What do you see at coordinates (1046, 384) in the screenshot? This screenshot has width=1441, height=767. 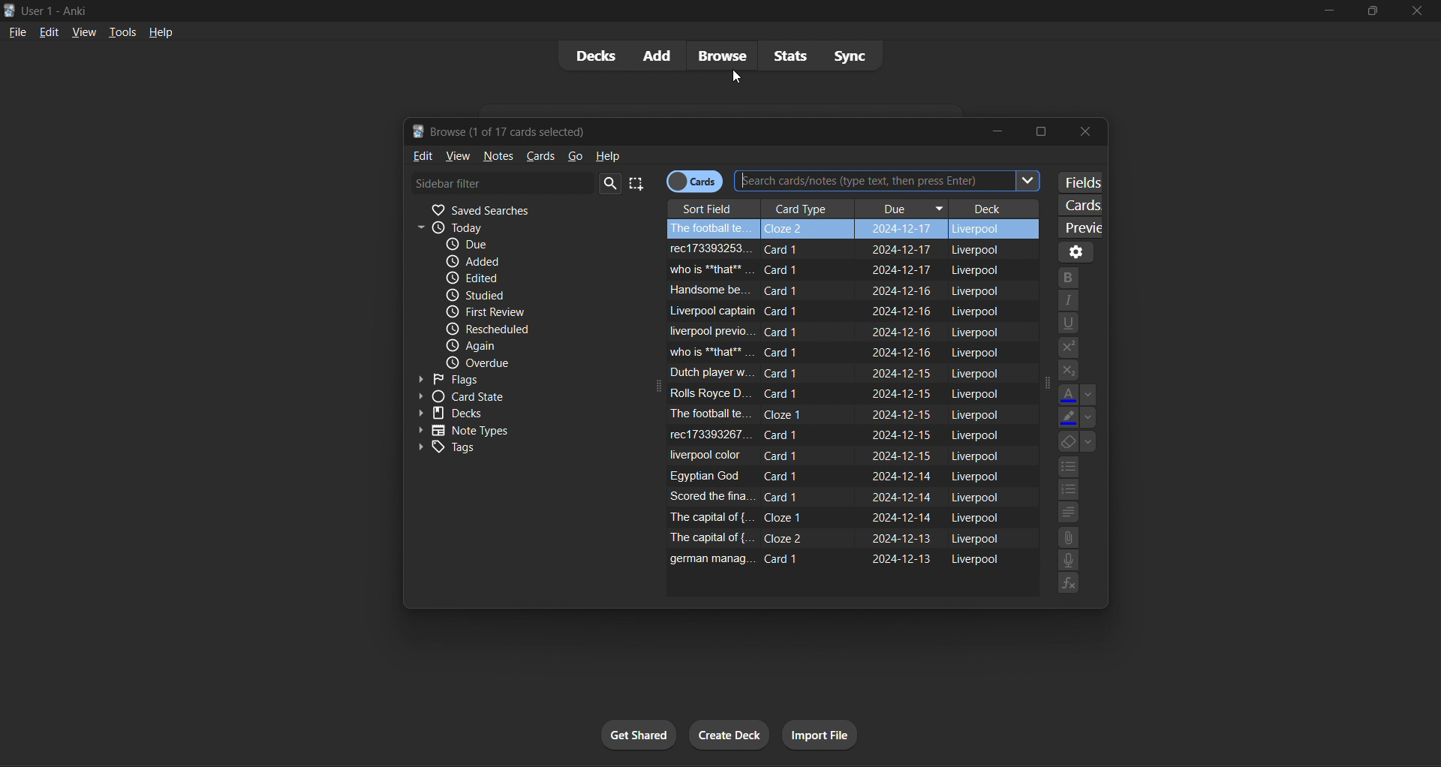 I see `collapse` at bounding box center [1046, 384].